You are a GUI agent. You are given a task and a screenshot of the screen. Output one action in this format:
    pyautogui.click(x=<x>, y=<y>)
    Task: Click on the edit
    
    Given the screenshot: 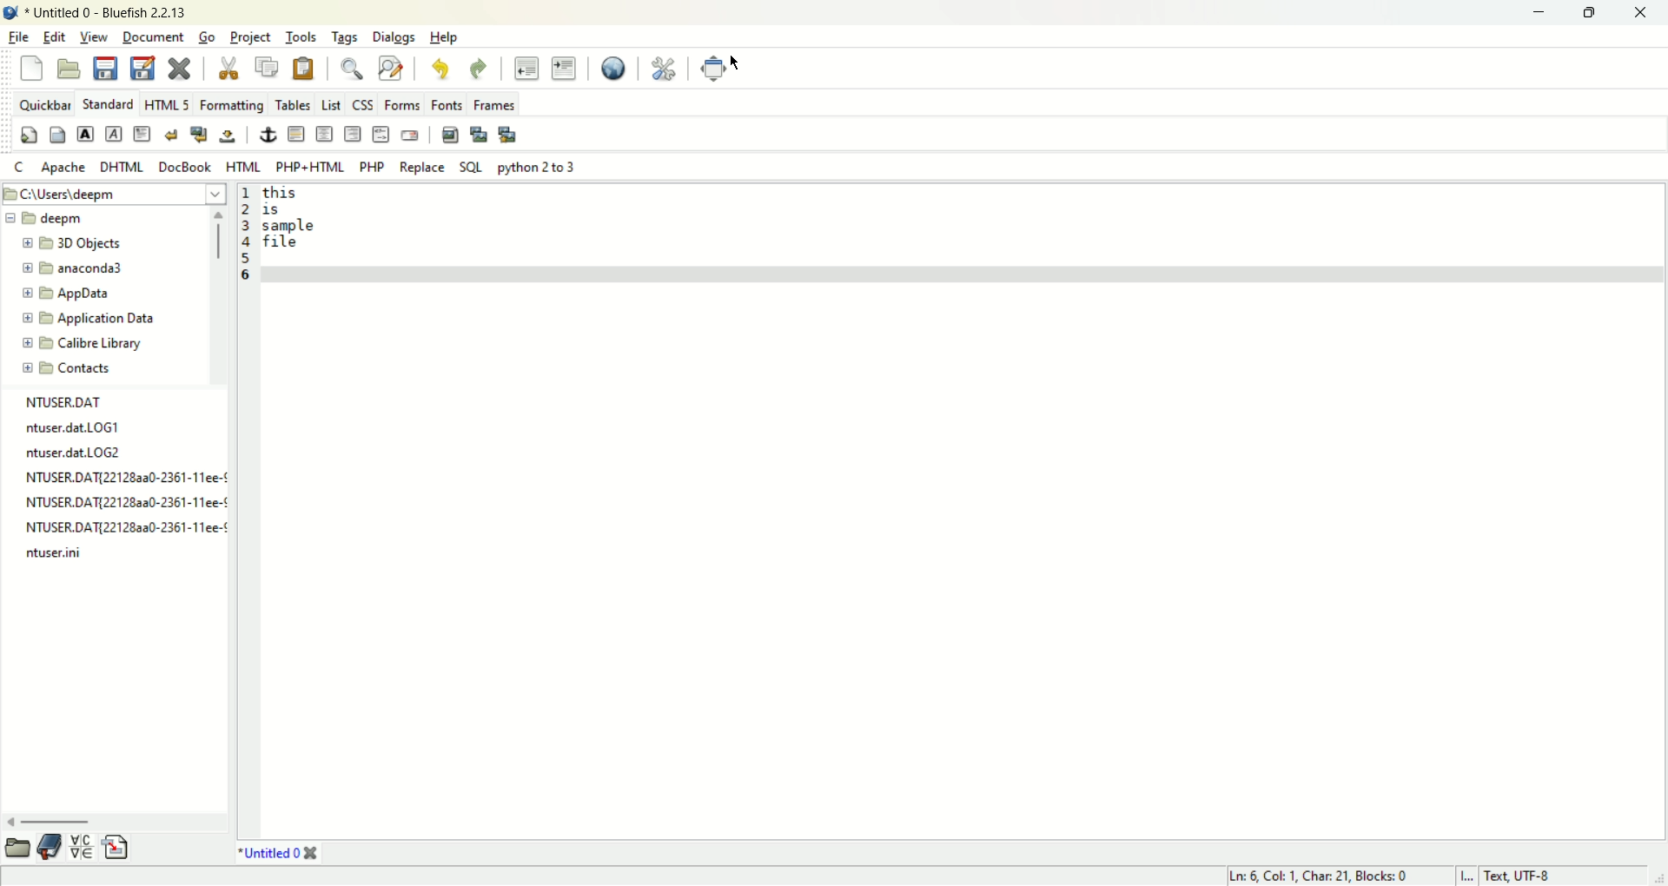 What is the action you would take?
    pyautogui.click(x=55, y=36)
    